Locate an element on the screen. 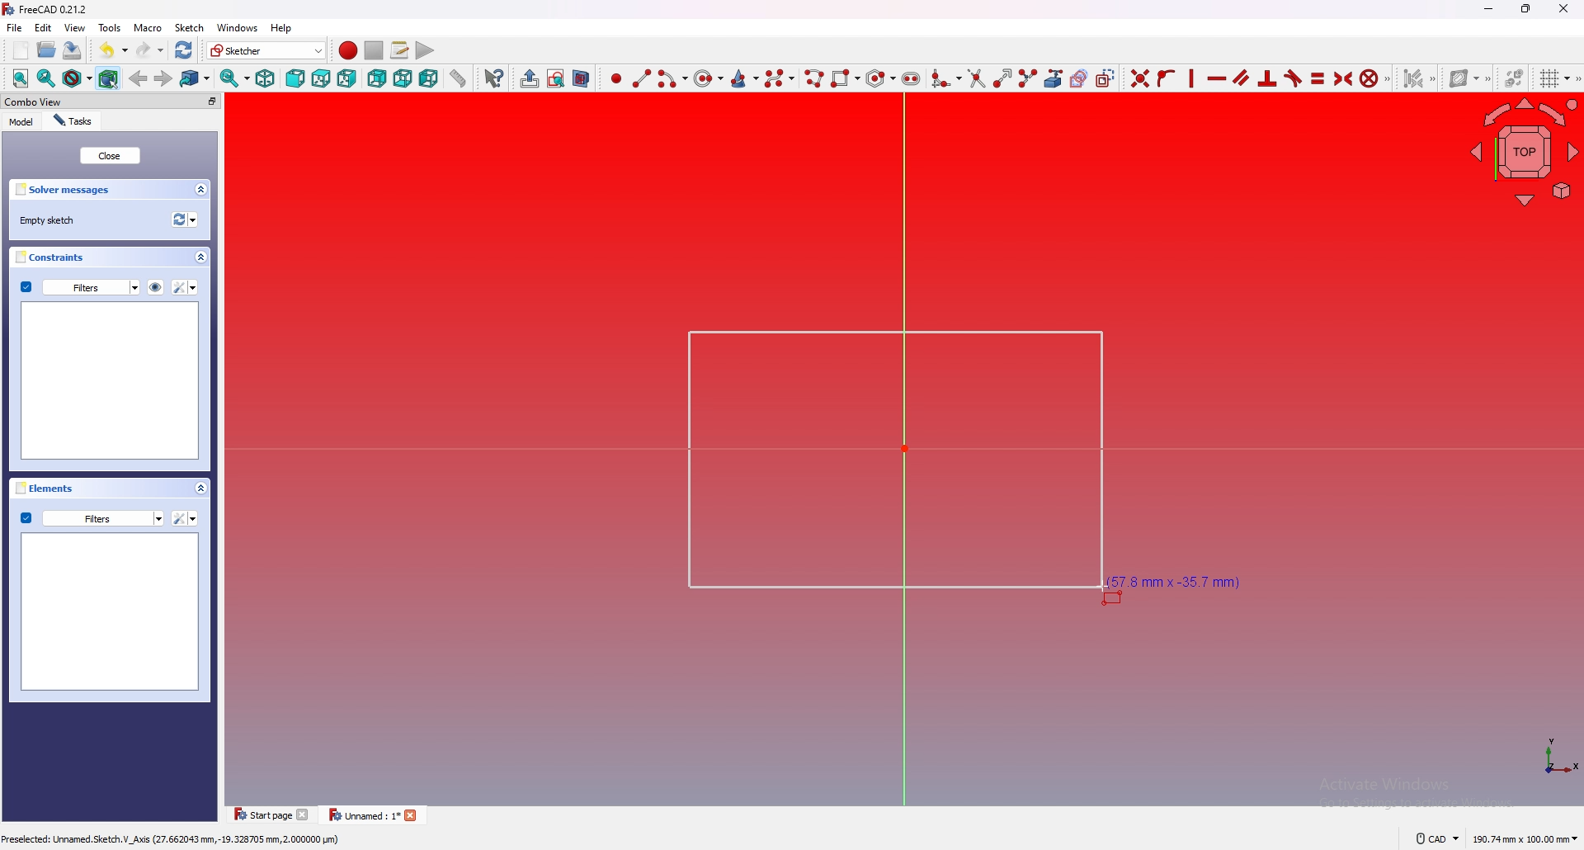 Image resolution: width=1584 pixels, height=850 pixels. cad navigation is located at coordinates (1438, 838).